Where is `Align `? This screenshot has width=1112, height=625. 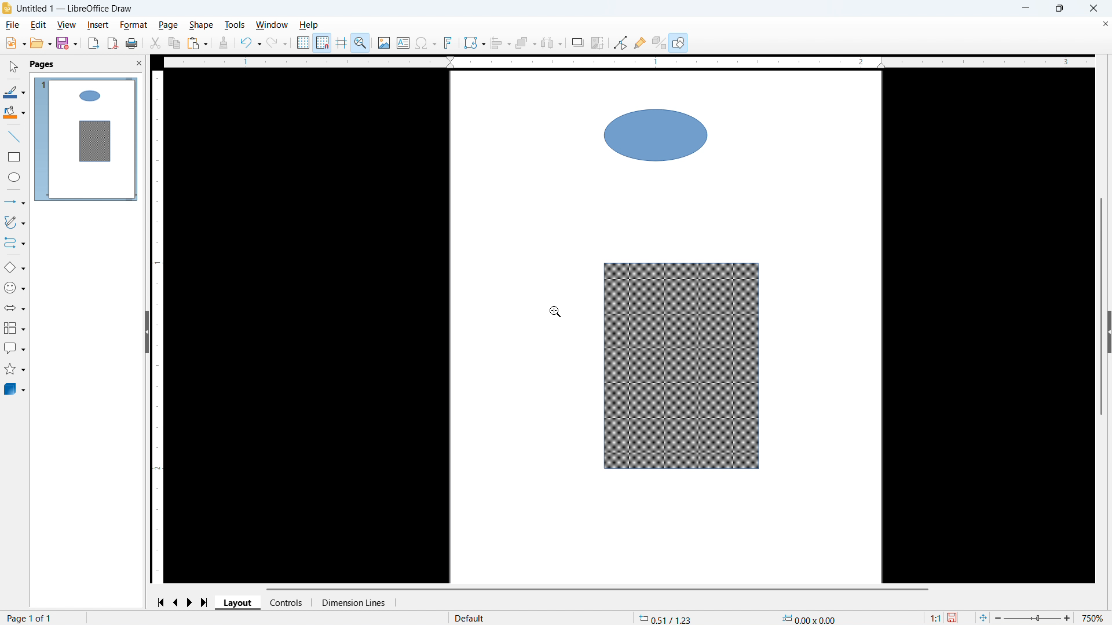
Align  is located at coordinates (500, 43).